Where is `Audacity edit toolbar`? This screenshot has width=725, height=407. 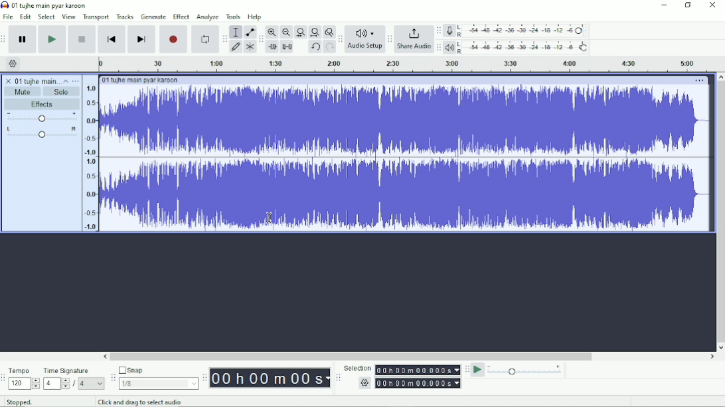
Audacity edit toolbar is located at coordinates (260, 40).